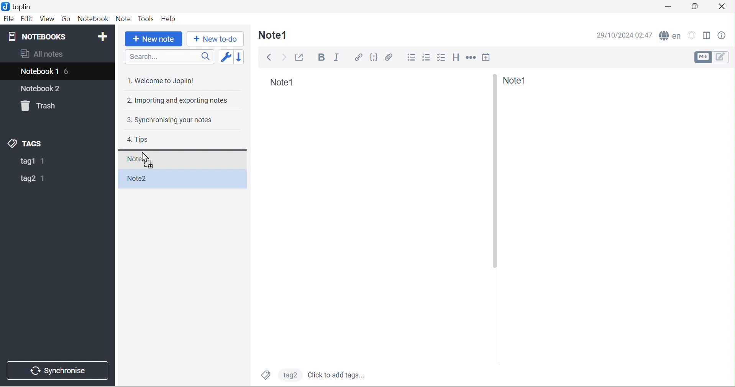 This screenshot has width=735, height=387. What do you see at coordinates (138, 159) in the screenshot?
I see `Note1` at bounding box center [138, 159].